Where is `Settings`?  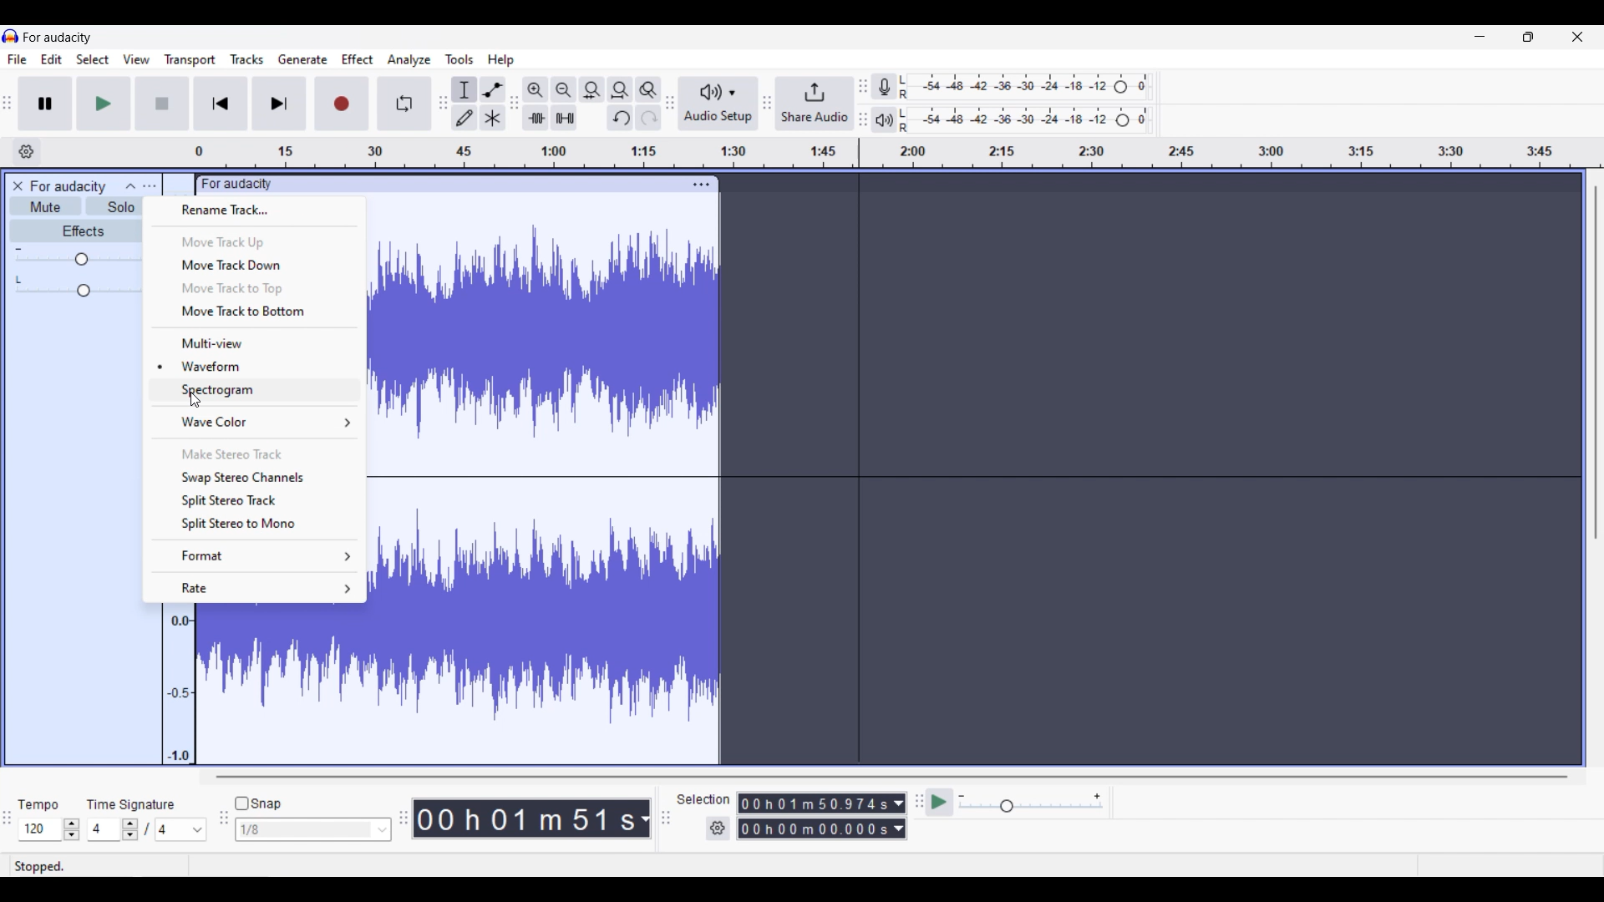 Settings is located at coordinates (718, 829).